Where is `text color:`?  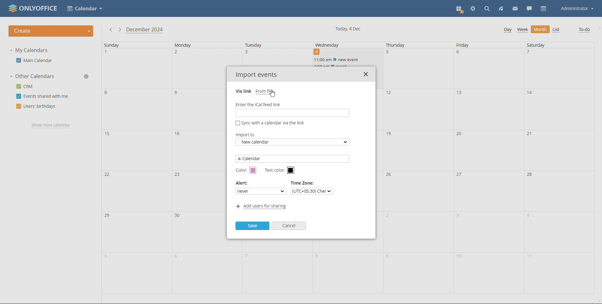
text color: is located at coordinates (273, 170).